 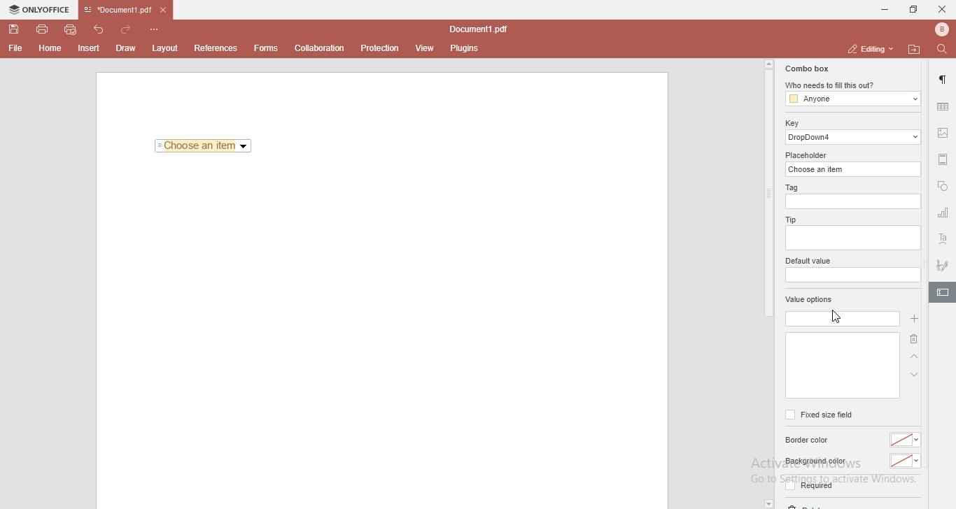 What do you see at coordinates (266, 48) in the screenshot?
I see `forms` at bounding box center [266, 48].